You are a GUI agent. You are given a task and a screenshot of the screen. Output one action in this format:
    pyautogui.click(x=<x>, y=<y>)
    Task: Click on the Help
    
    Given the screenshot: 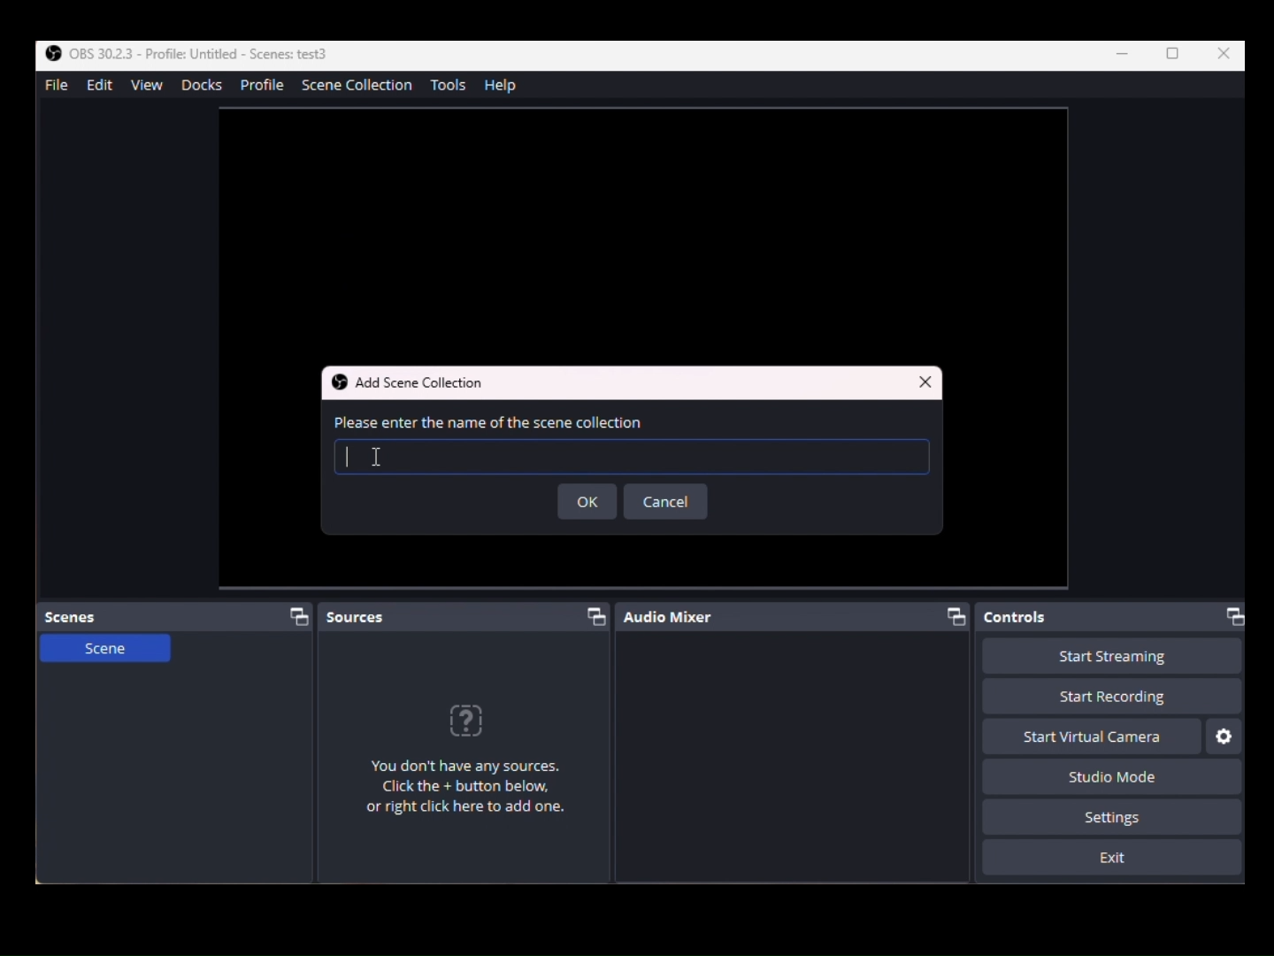 What is the action you would take?
    pyautogui.click(x=505, y=85)
    